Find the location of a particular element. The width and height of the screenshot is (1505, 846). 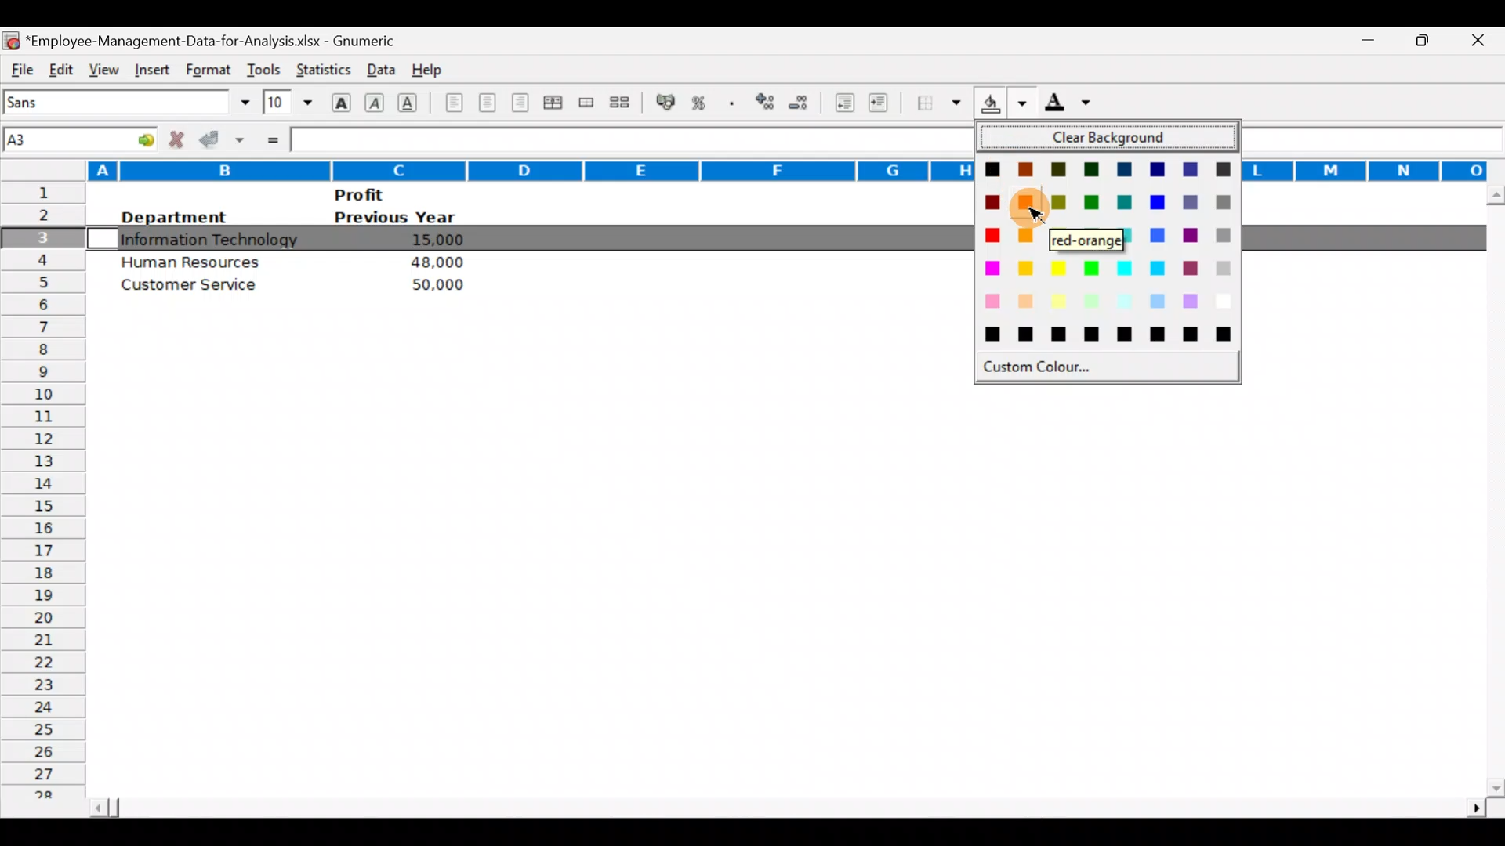

Align left is located at coordinates (452, 102).